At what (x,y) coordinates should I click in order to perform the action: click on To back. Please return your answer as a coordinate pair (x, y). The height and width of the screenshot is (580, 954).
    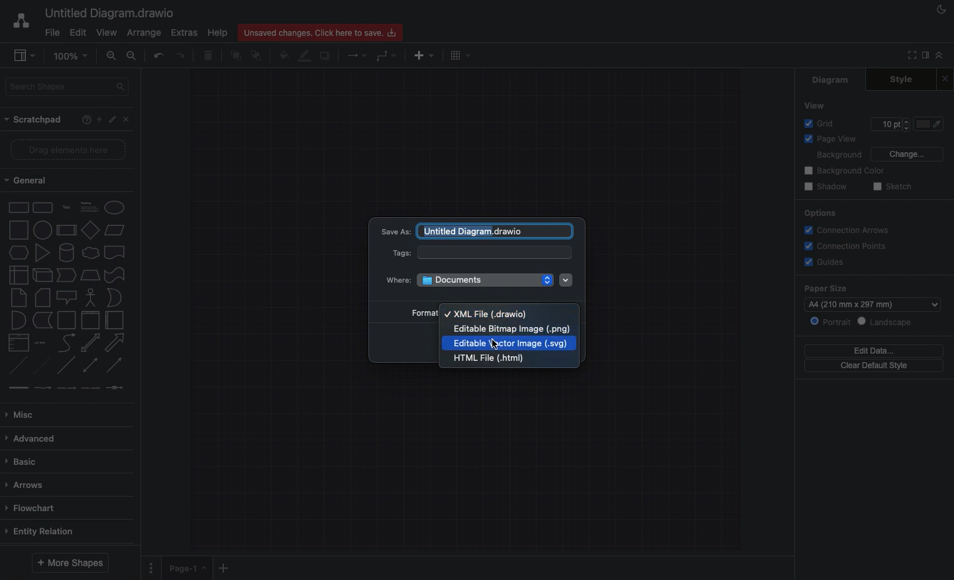
    Looking at the image, I should click on (258, 57).